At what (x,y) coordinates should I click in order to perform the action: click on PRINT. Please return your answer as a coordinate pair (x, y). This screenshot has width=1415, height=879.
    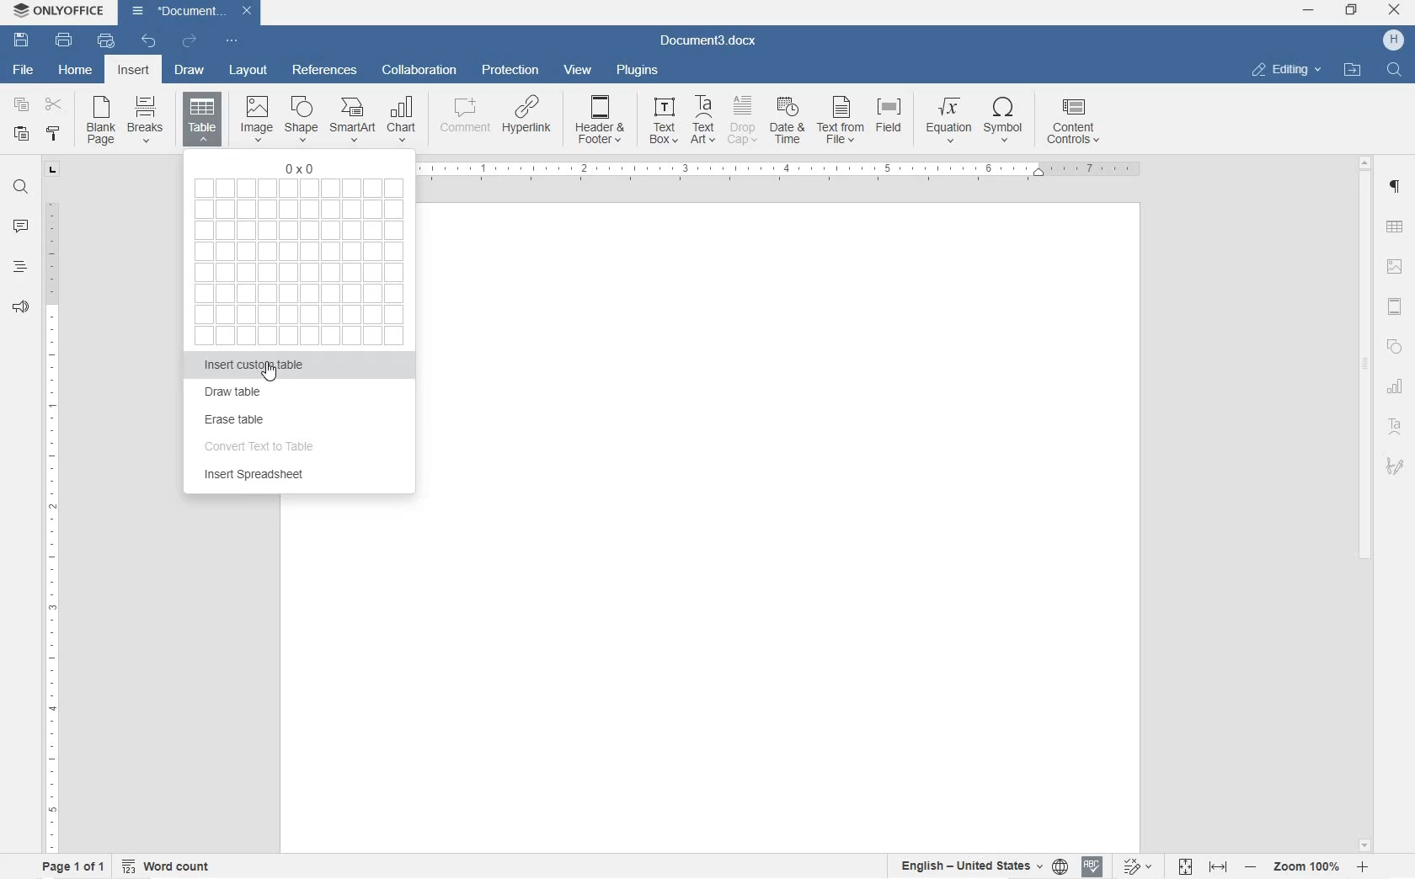
    Looking at the image, I should click on (65, 40).